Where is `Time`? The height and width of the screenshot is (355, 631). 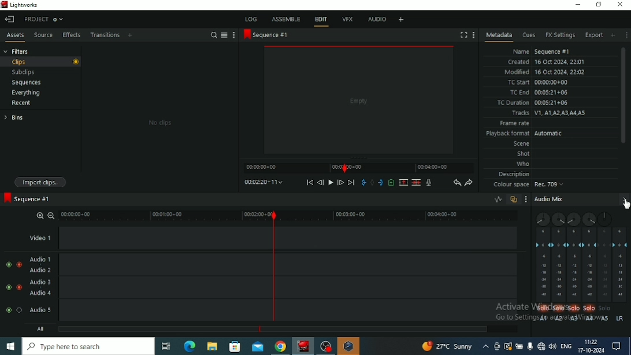 Time is located at coordinates (591, 341).